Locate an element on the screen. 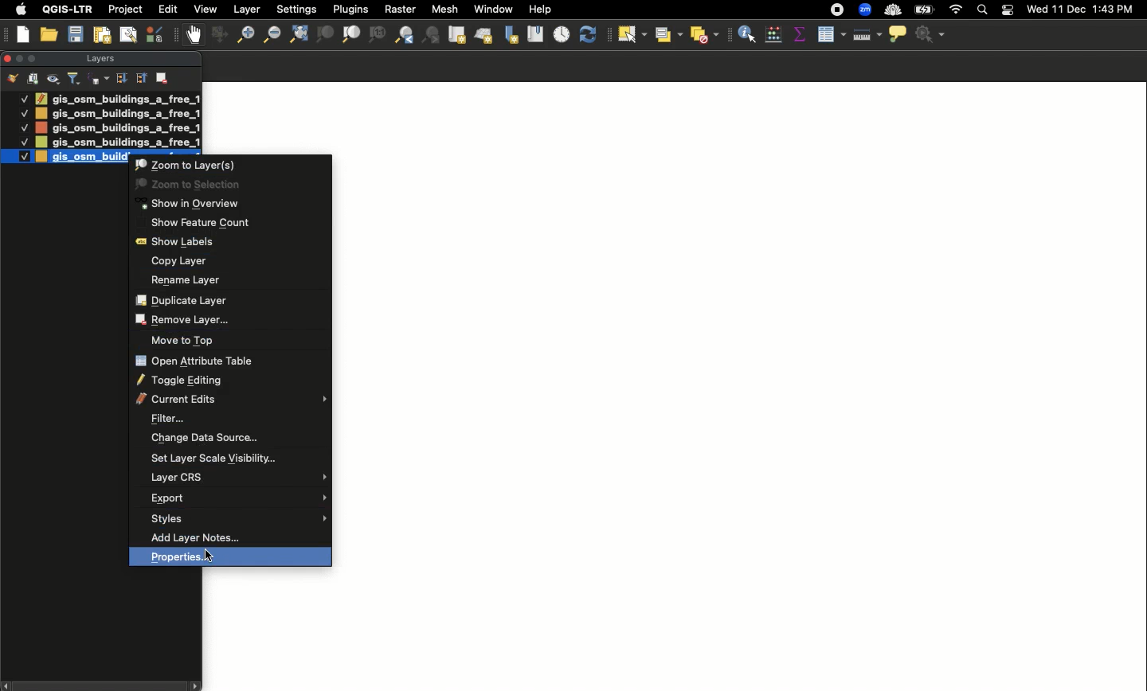 This screenshot has height=691, width=1147. Zoom to layer is located at coordinates (352, 34).